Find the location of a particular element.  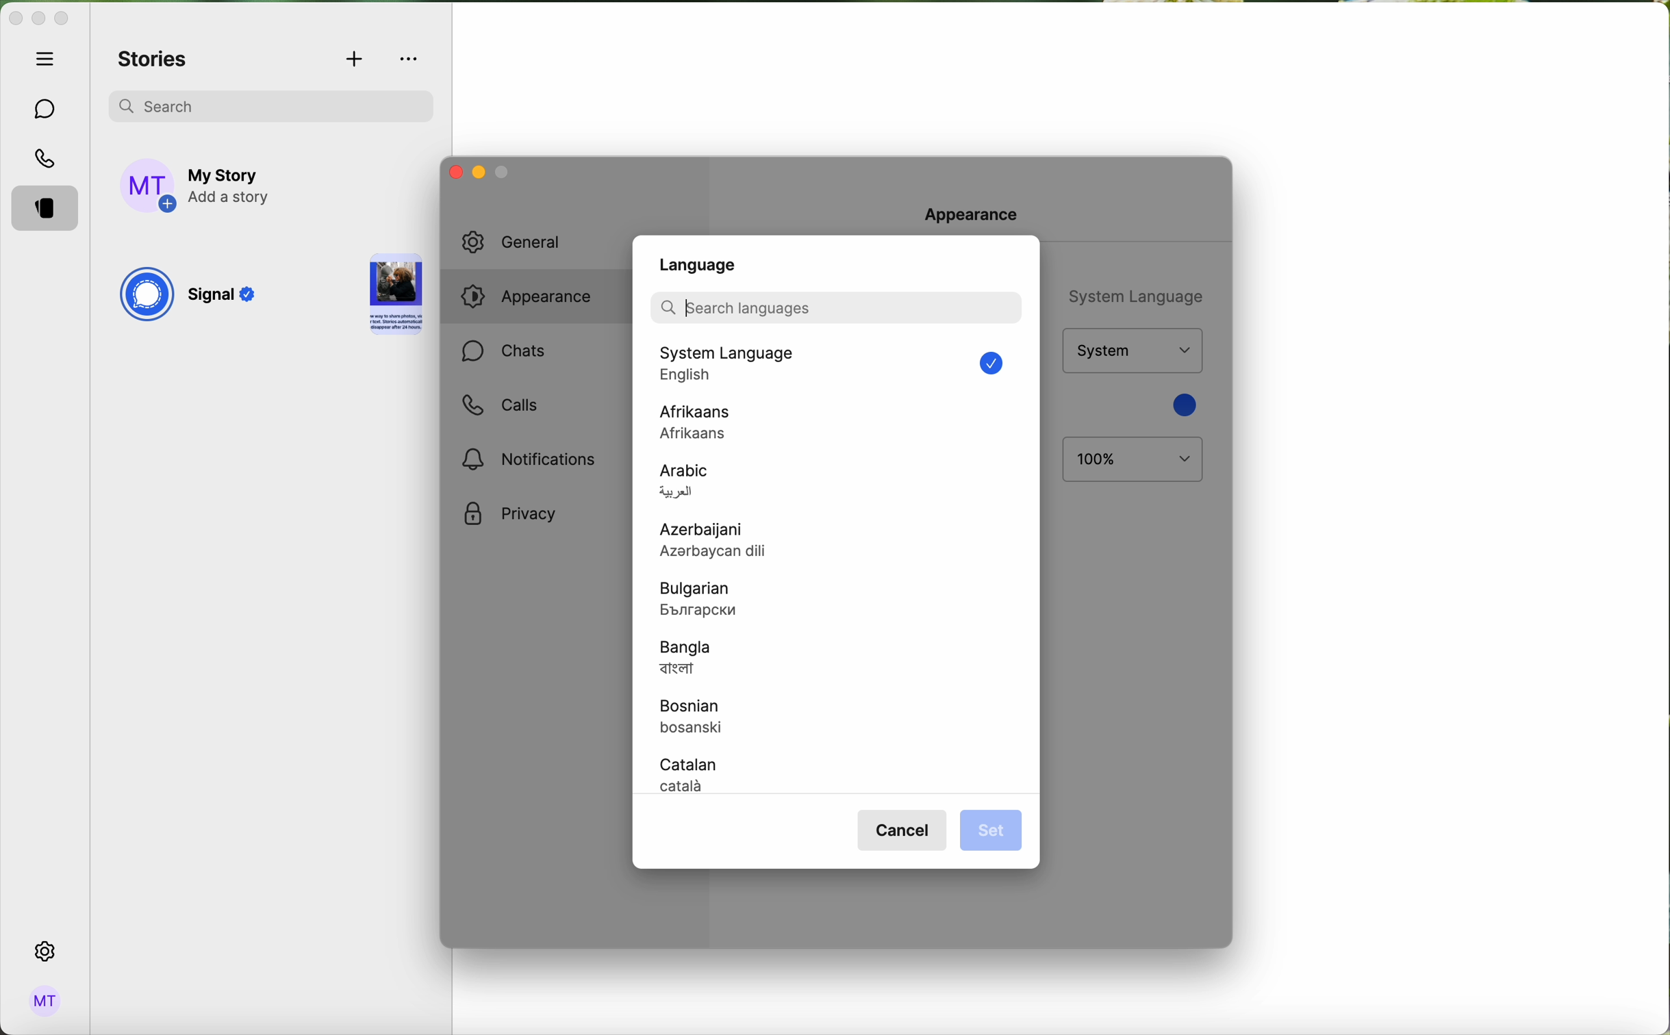

add story is located at coordinates (231, 187).